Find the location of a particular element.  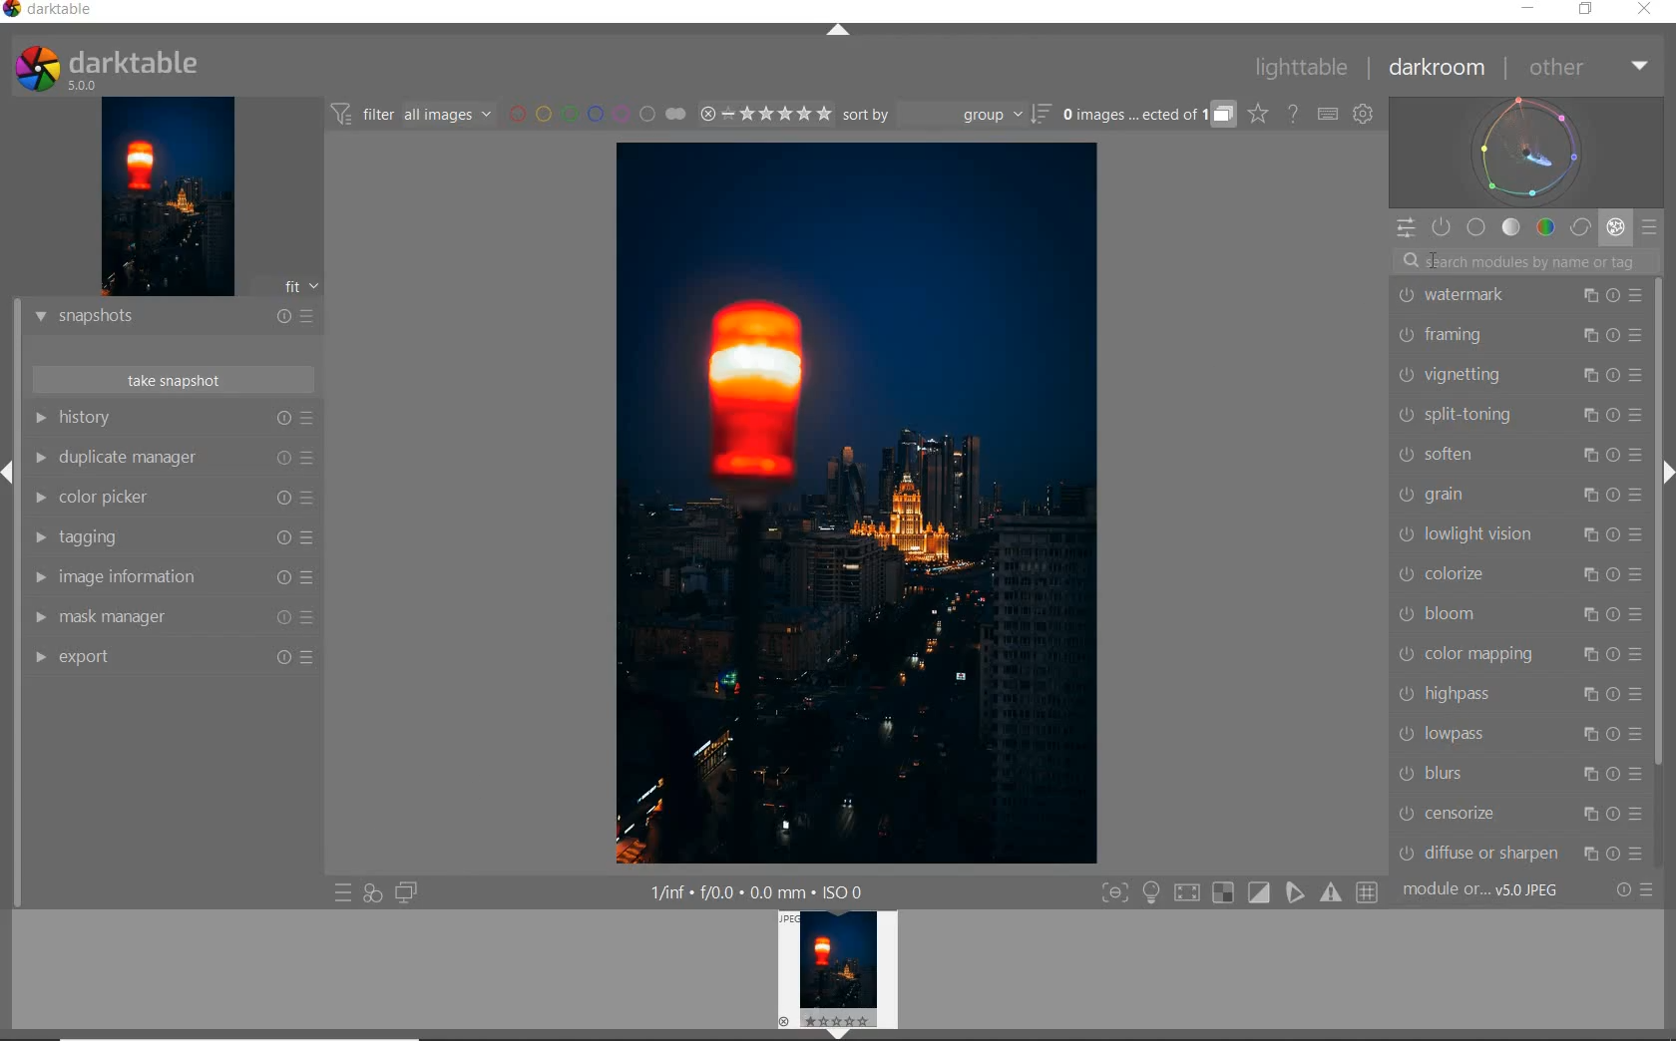

Multiple instance is located at coordinates (1581, 737).